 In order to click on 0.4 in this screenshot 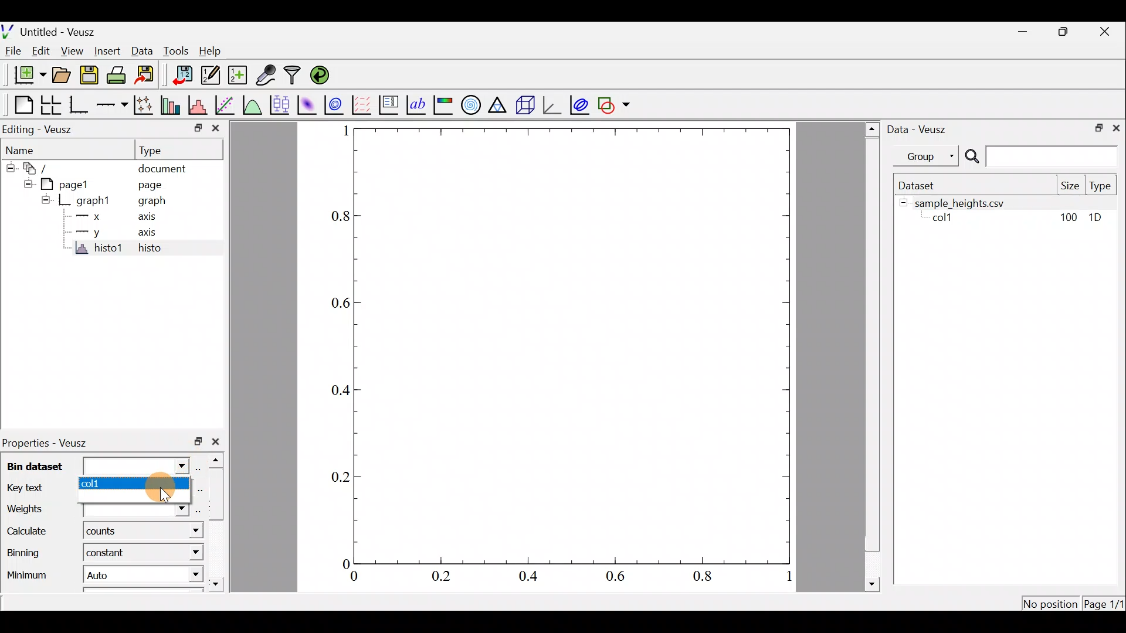, I will do `click(529, 577)`.